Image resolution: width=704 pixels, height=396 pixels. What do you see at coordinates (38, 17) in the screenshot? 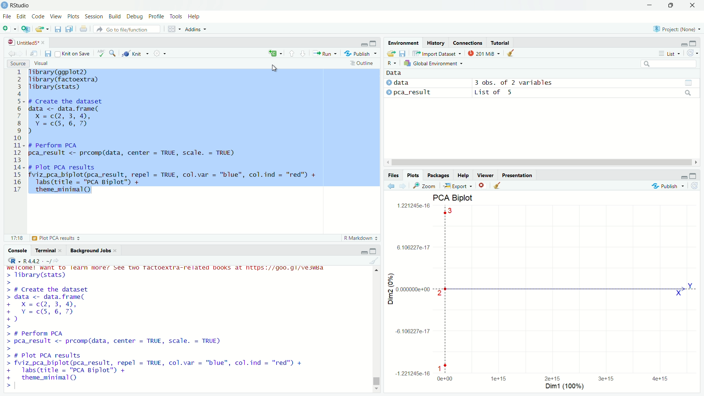
I see `Code` at bounding box center [38, 17].